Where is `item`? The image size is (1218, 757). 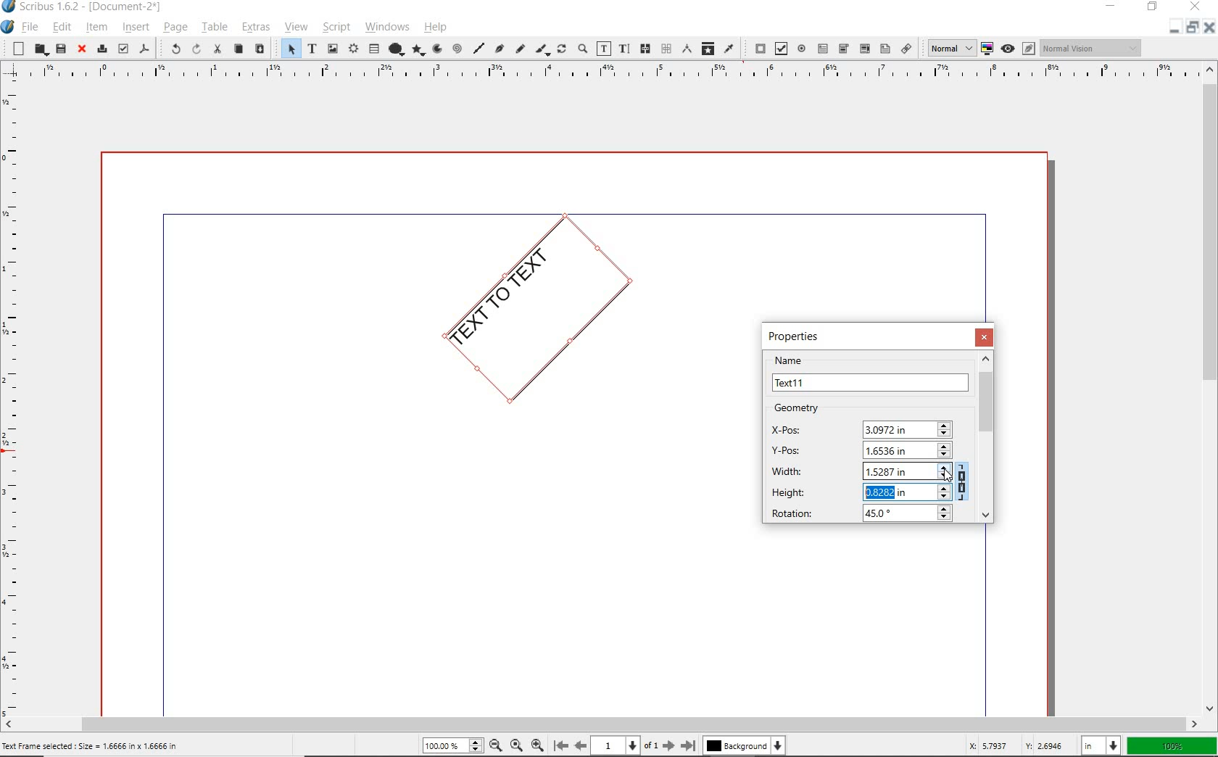
item is located at coordinates (95, 28).